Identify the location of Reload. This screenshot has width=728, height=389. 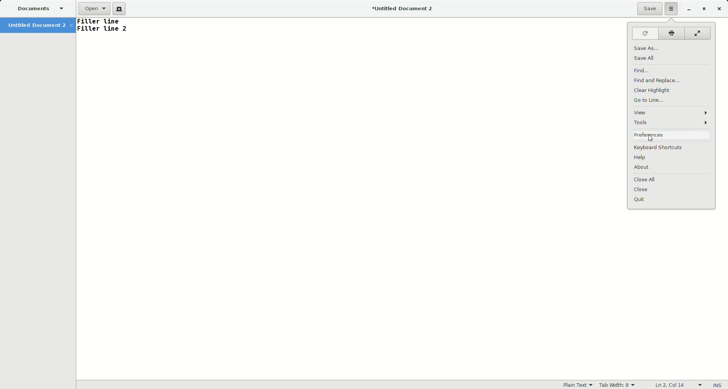
(645, 33).